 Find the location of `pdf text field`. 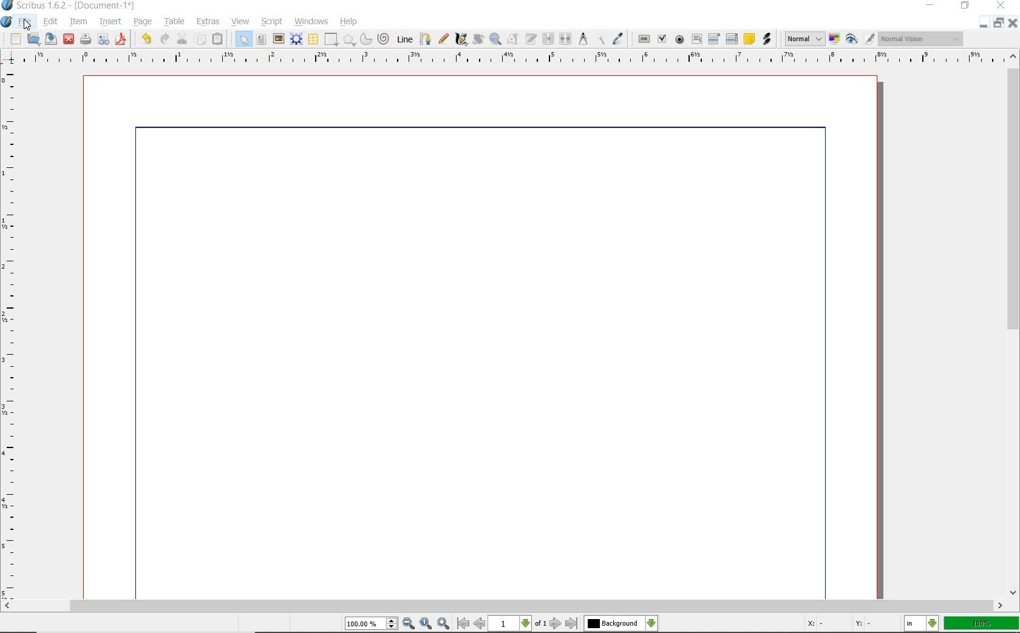

pdf text field is located at coordinates (696, 39).